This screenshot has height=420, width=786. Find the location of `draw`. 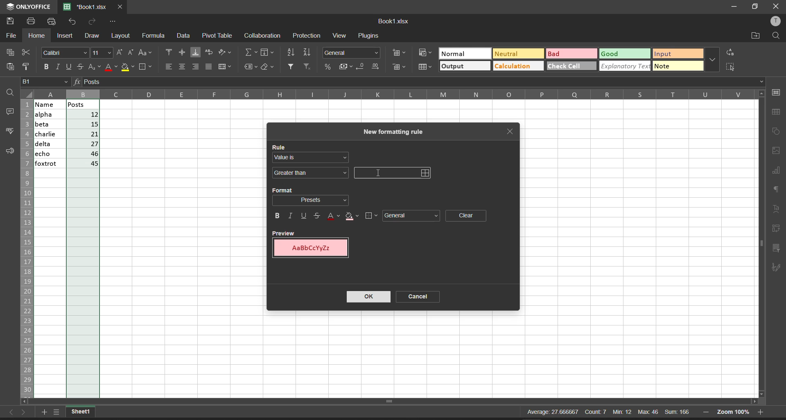

draw is located at coordinates (93, 35).